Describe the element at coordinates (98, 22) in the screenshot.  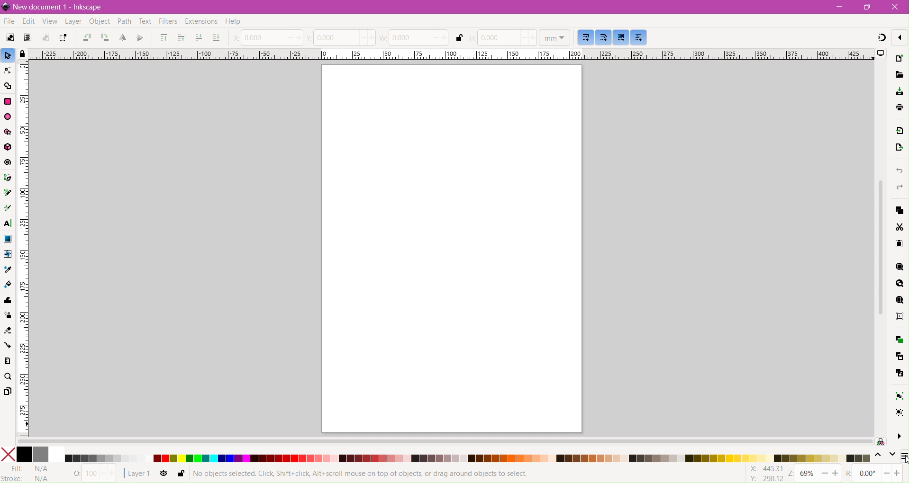
I see `Object` at that location.